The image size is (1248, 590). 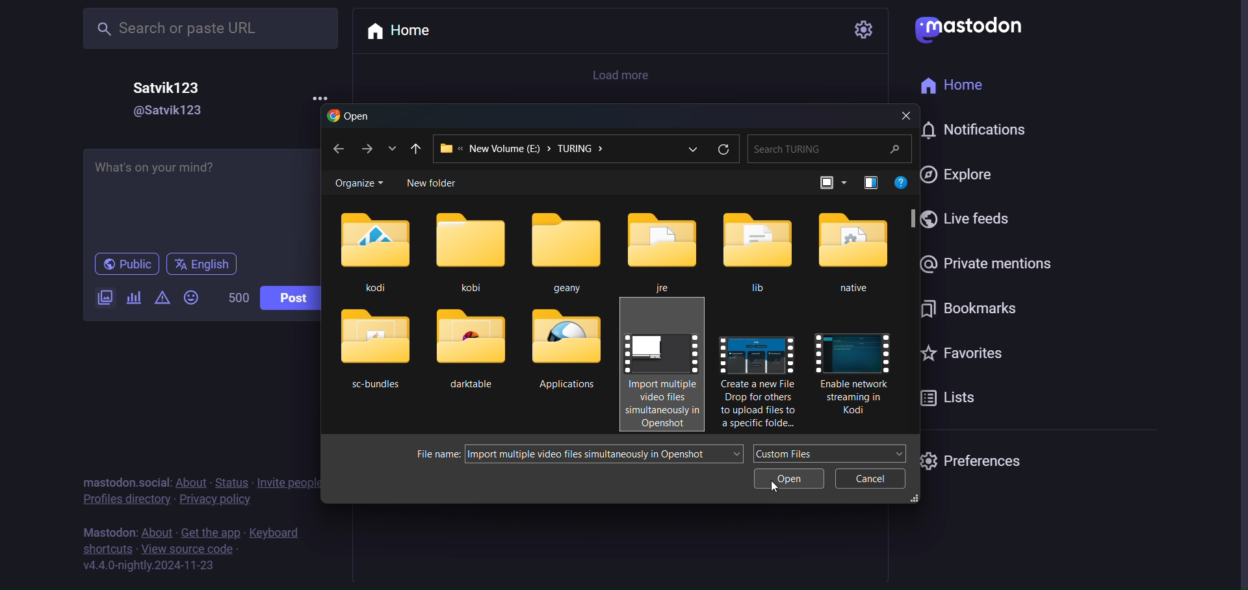 What do you see at coordinates (290, 298) in the screenshot?
I see `post` at bounding box center [290, 298].